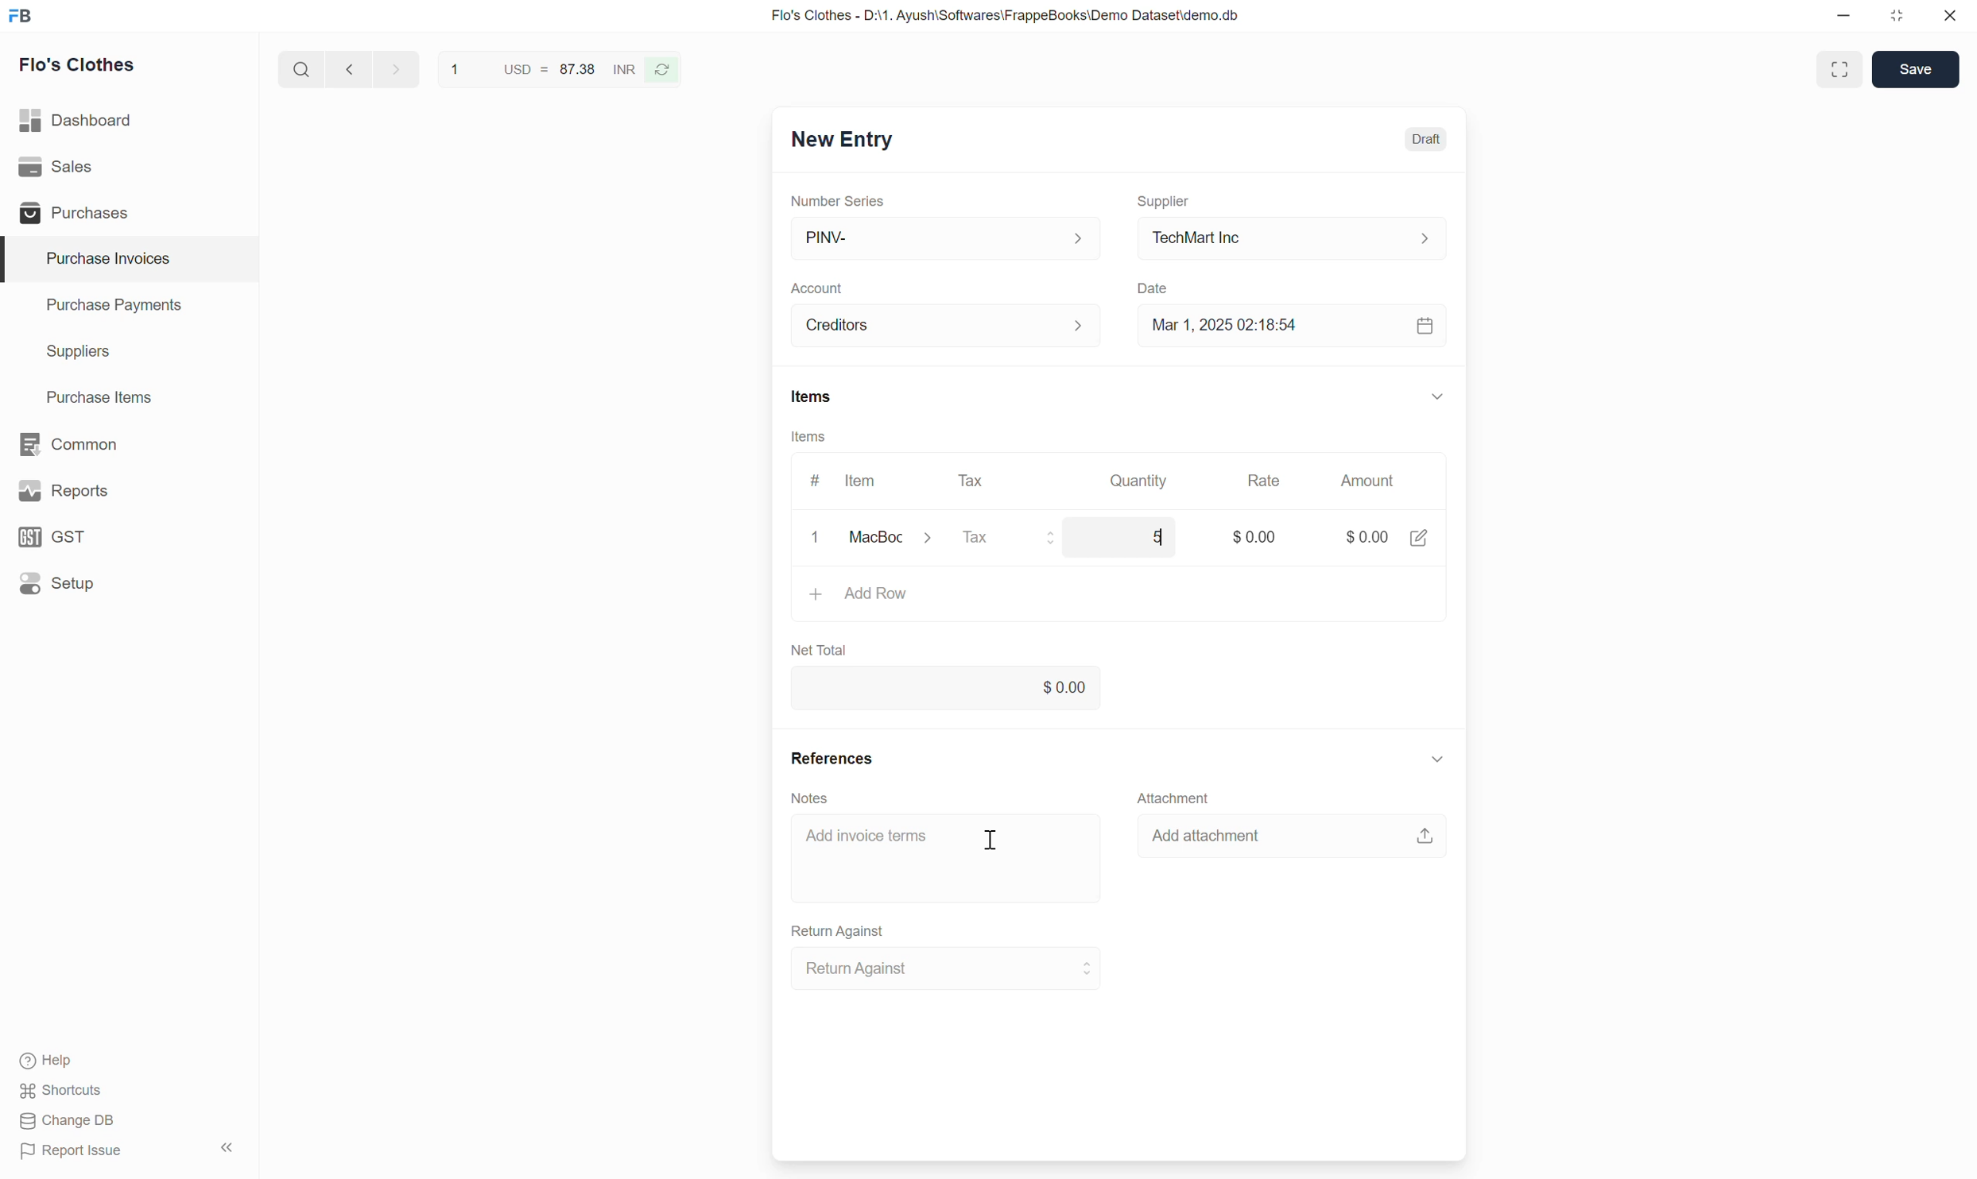  I want to click on Save, so click(1915, 69).